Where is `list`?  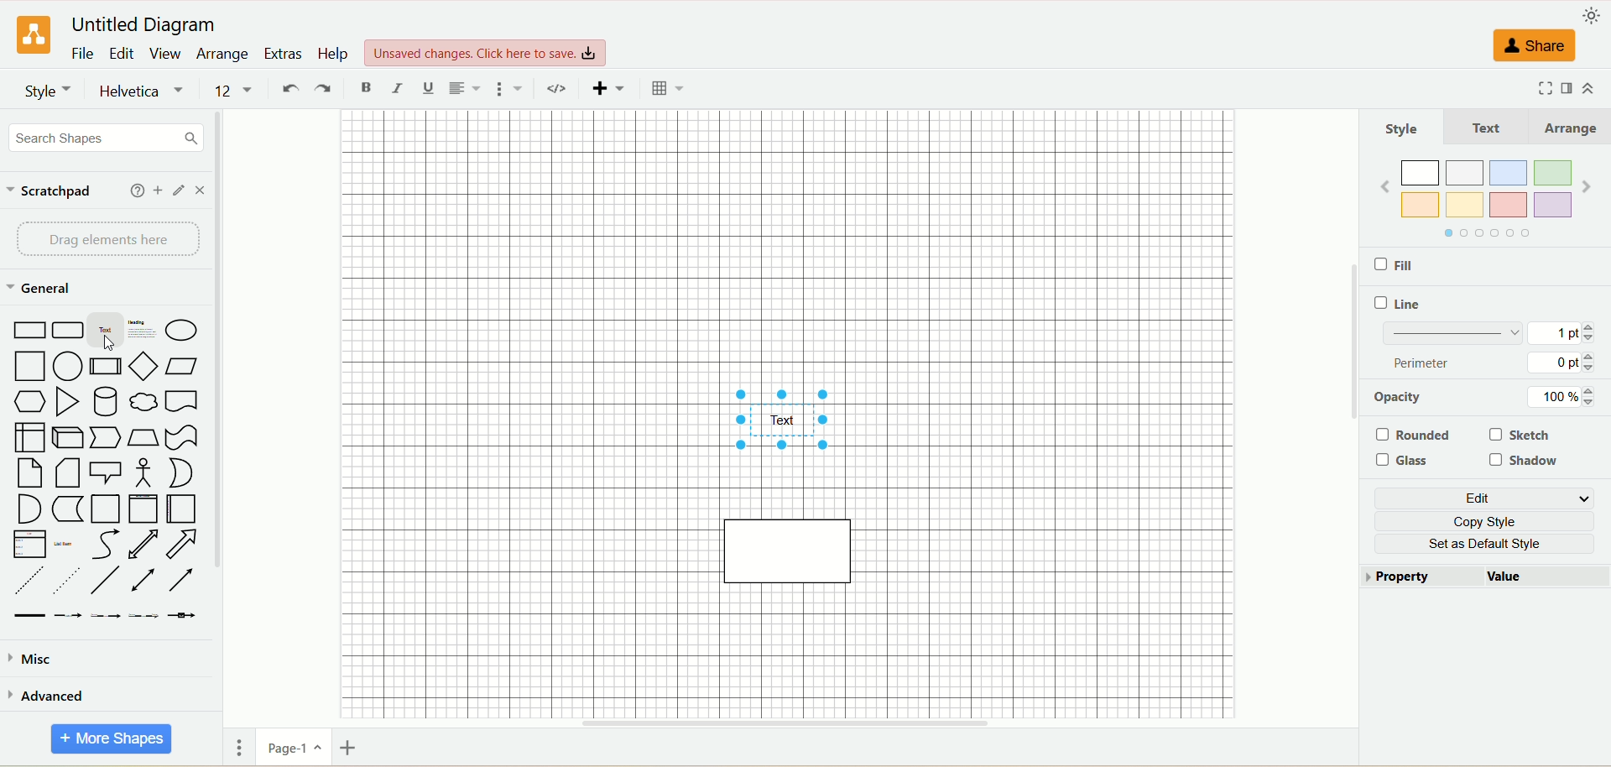 list is located at coordinates (27, 545).